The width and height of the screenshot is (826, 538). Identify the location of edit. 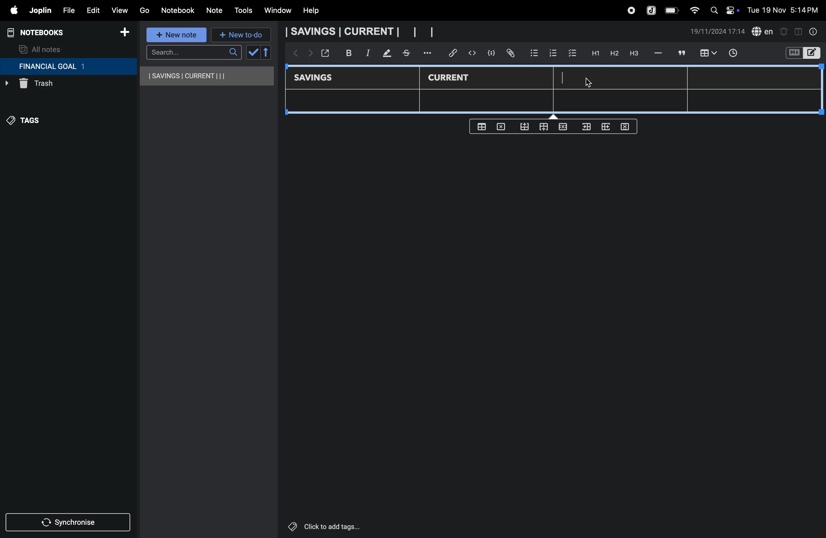
(90, 9).